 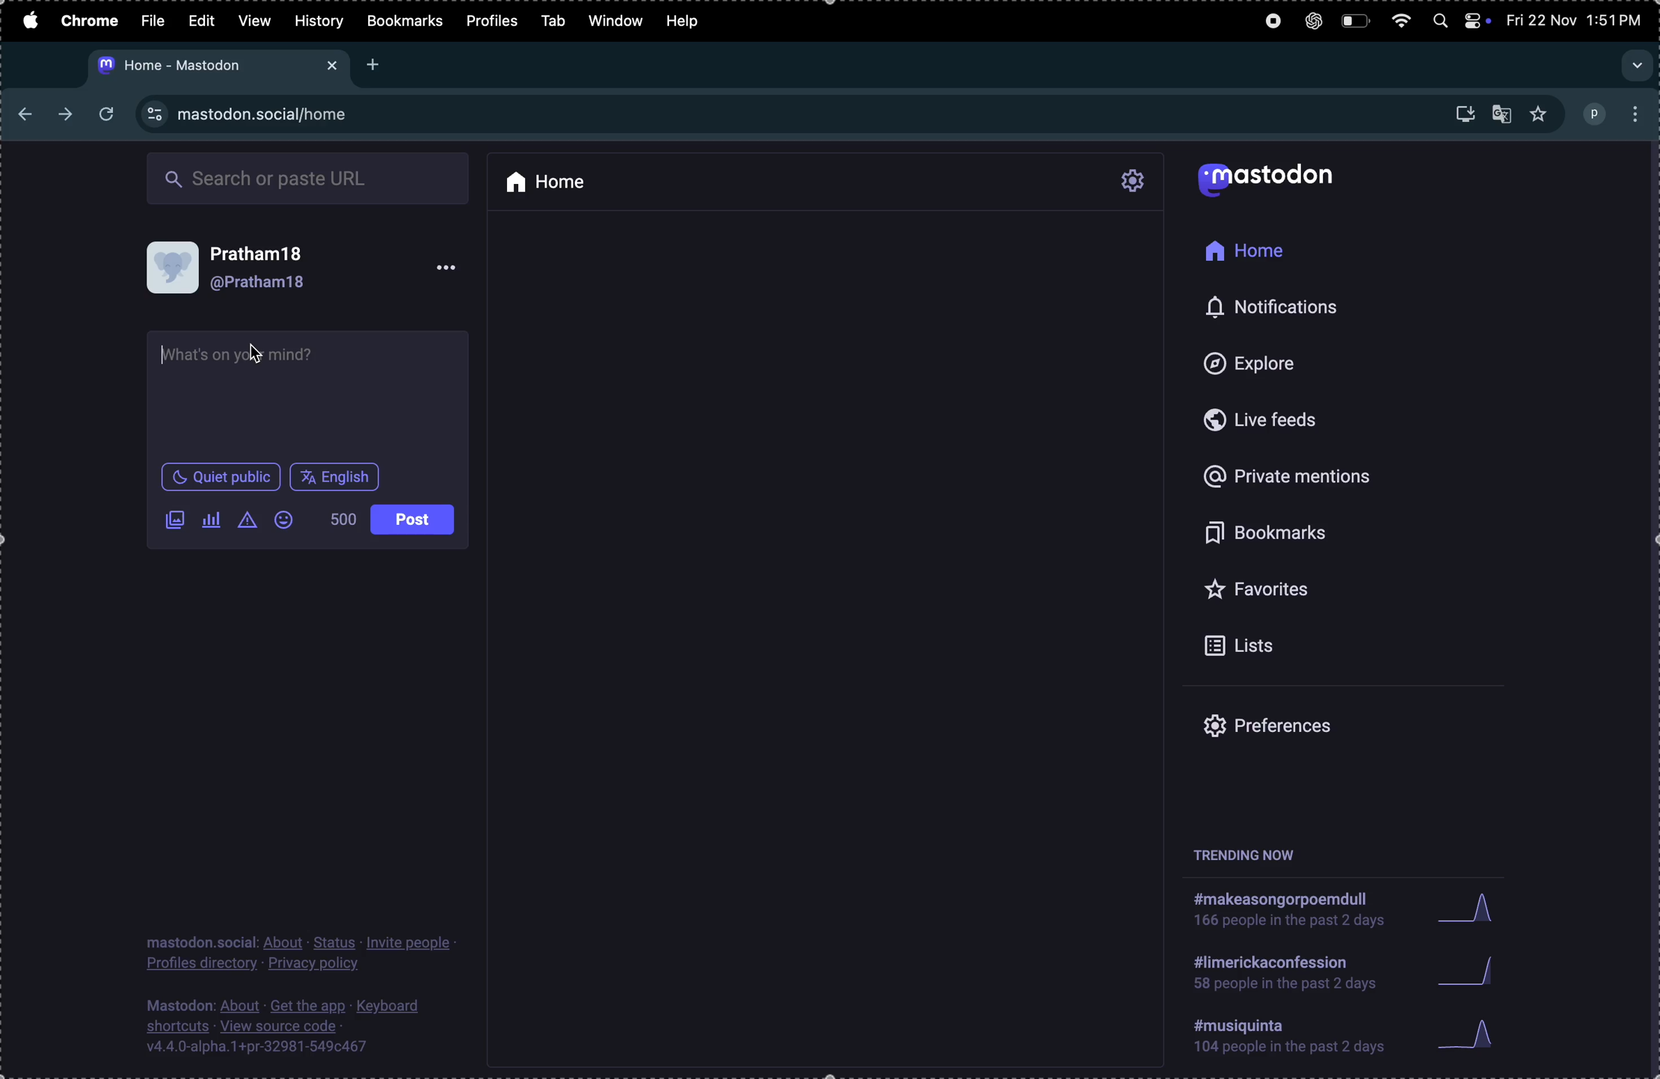 What do you see at coordinates (1295, 725) in the screenshot?
I see `prefrences` at bounding box center [1295, 725].